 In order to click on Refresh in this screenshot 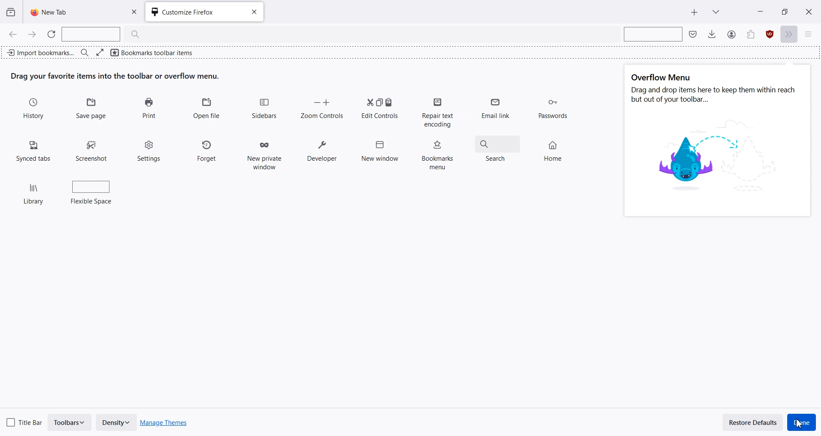, I will do `click(52, 34)`.